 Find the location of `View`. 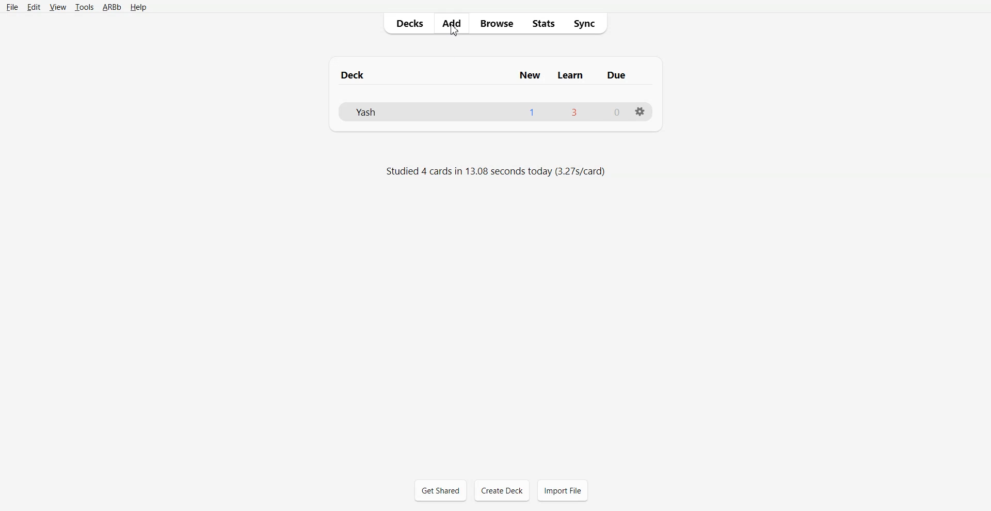

View is located at coordinates (57, 7).